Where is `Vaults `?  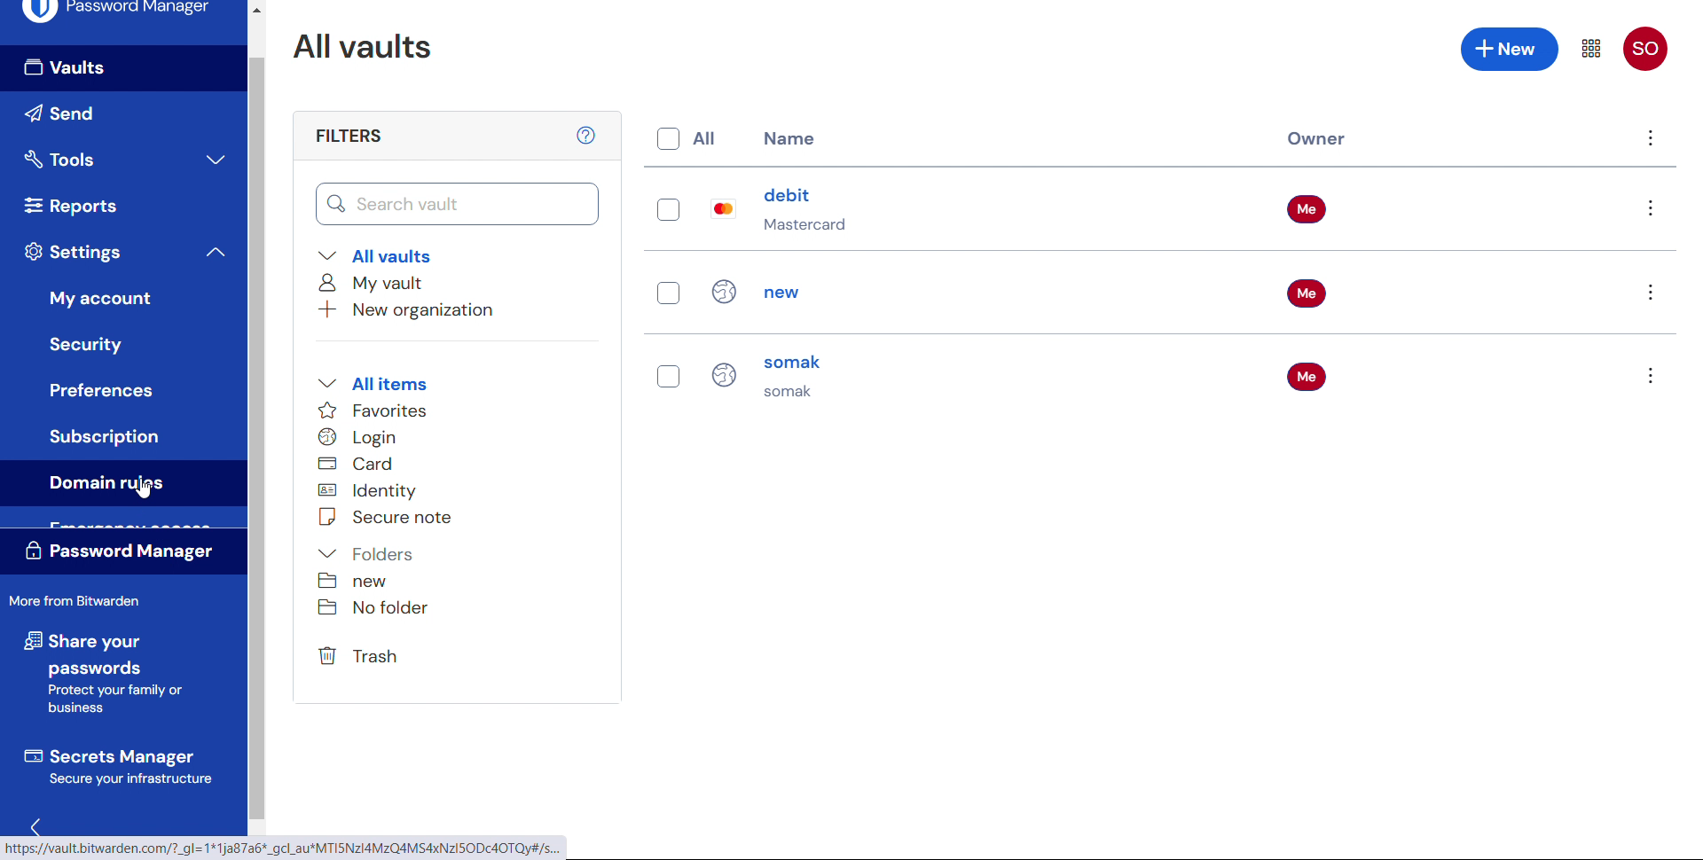 Vaults  is located at coordinates (119, 68).